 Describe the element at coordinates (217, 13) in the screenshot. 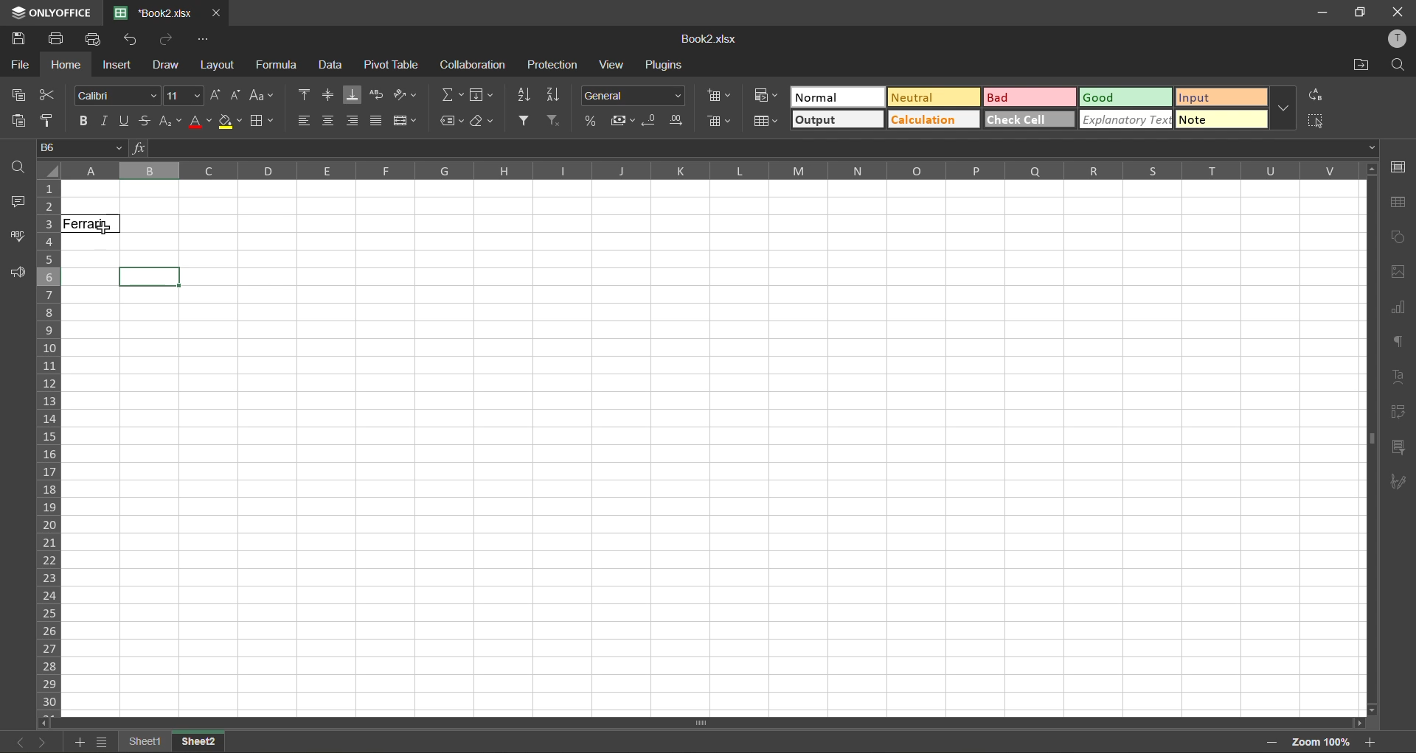

I see `close` at that location.